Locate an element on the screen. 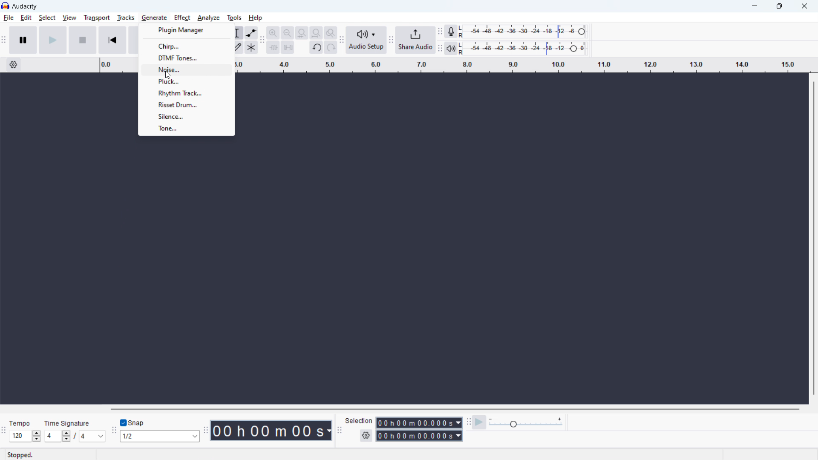 This screenshot has width=818, height=460. zoom out is located at coordinates (287, 32).